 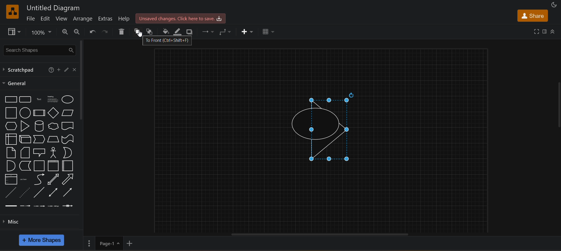 What do you see at coordinates (25, 192) in the screenshot?
I see `dotted line` at bounding box center [25, 192].